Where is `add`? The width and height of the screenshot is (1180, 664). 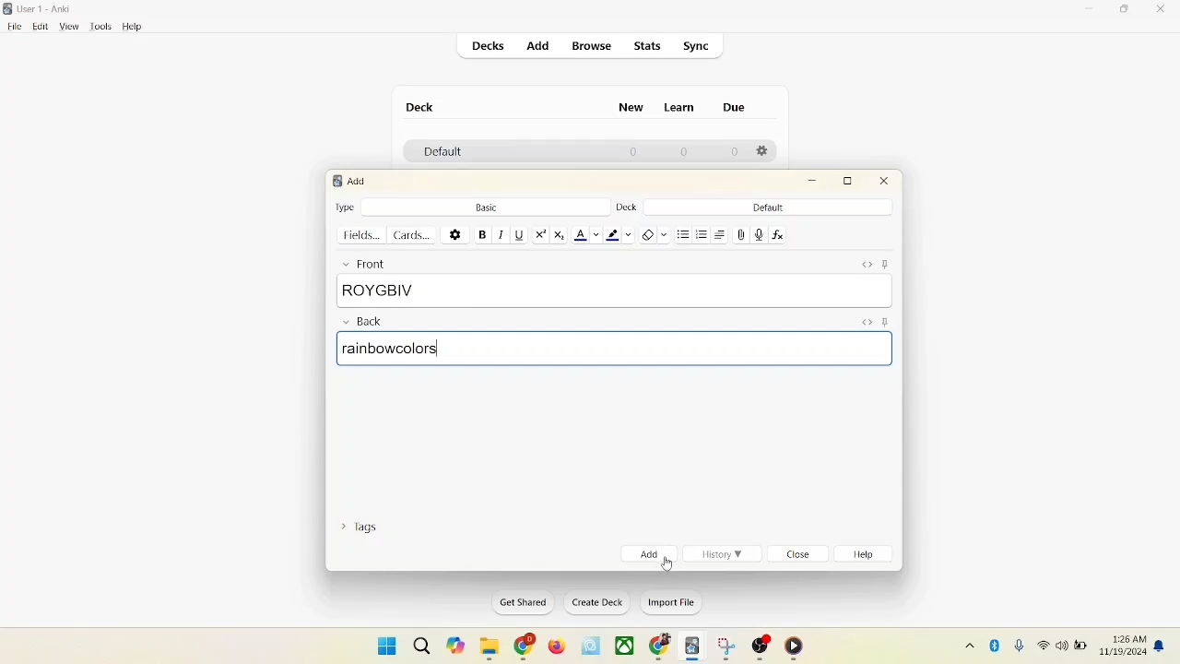 add is located at coordinates (537, 45).